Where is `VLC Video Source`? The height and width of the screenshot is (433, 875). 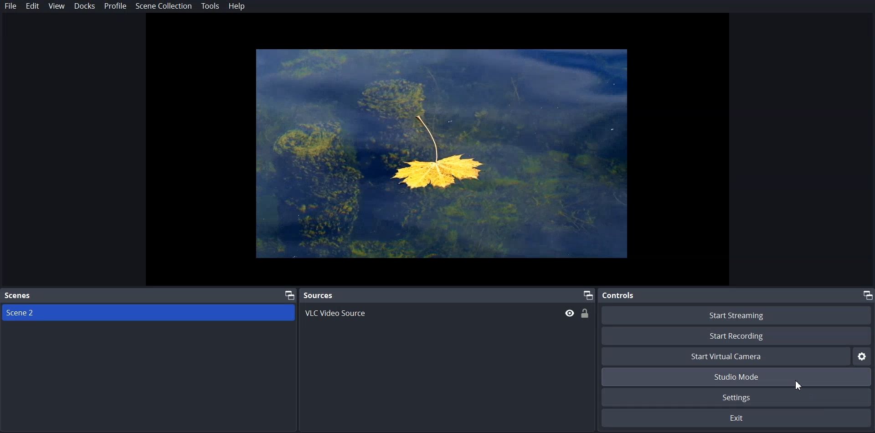
VLC Video Source is located at coordinates (366, 314).